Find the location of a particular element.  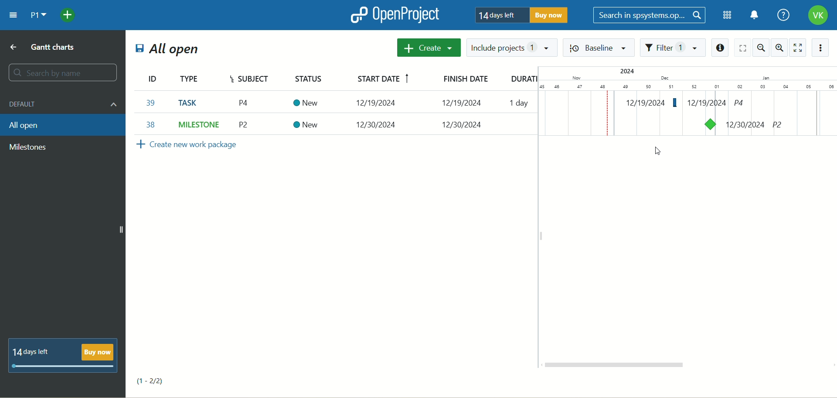

New is located at coordinates (306, 124).